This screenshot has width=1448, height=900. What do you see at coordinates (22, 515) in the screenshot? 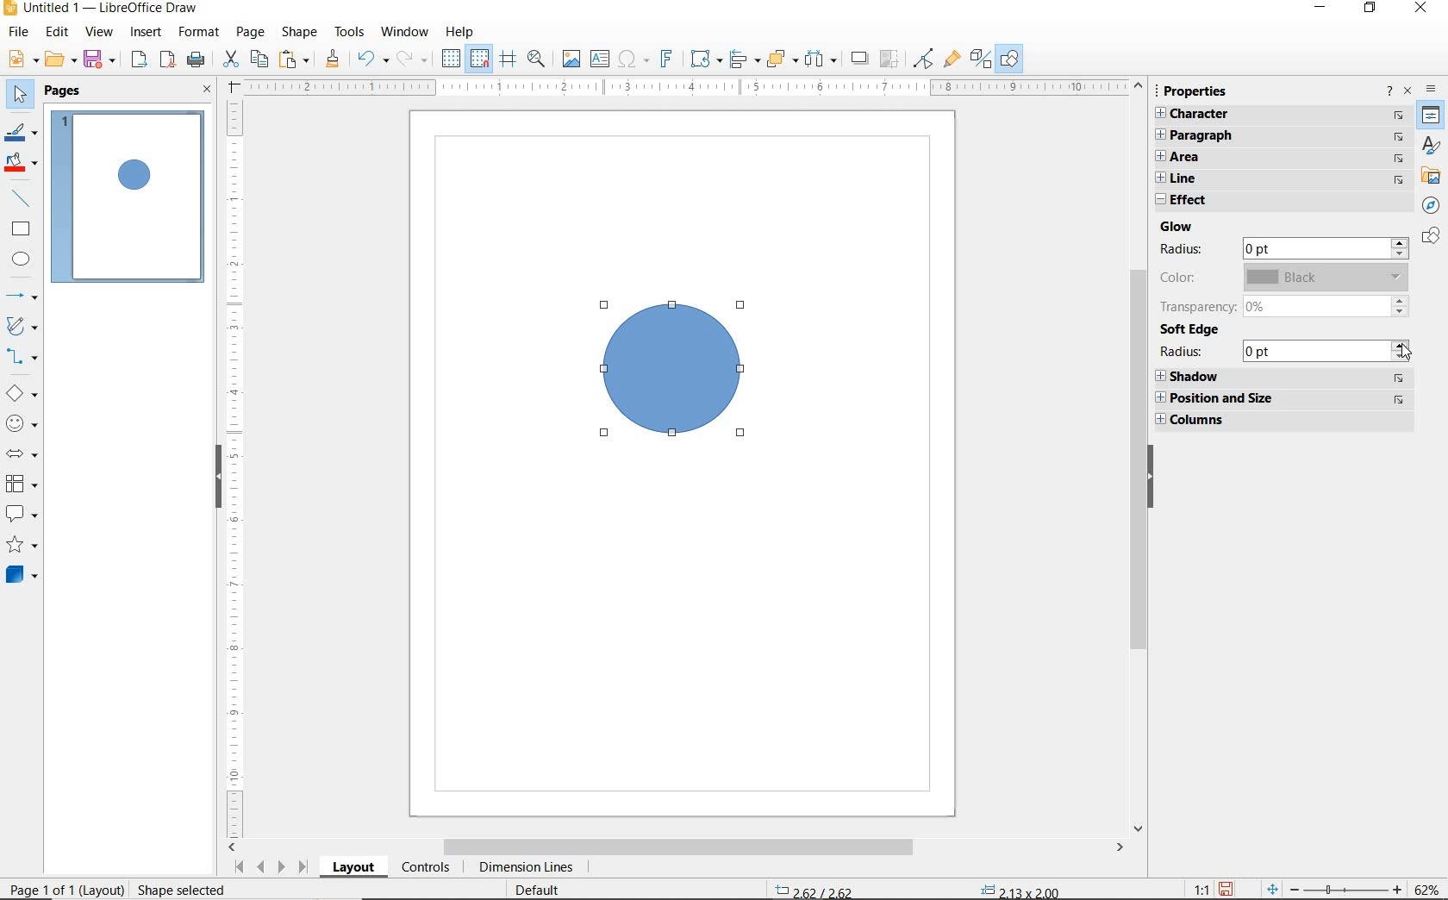
I see `CALLOUT SHAPES` at bounding box center [22, 515].